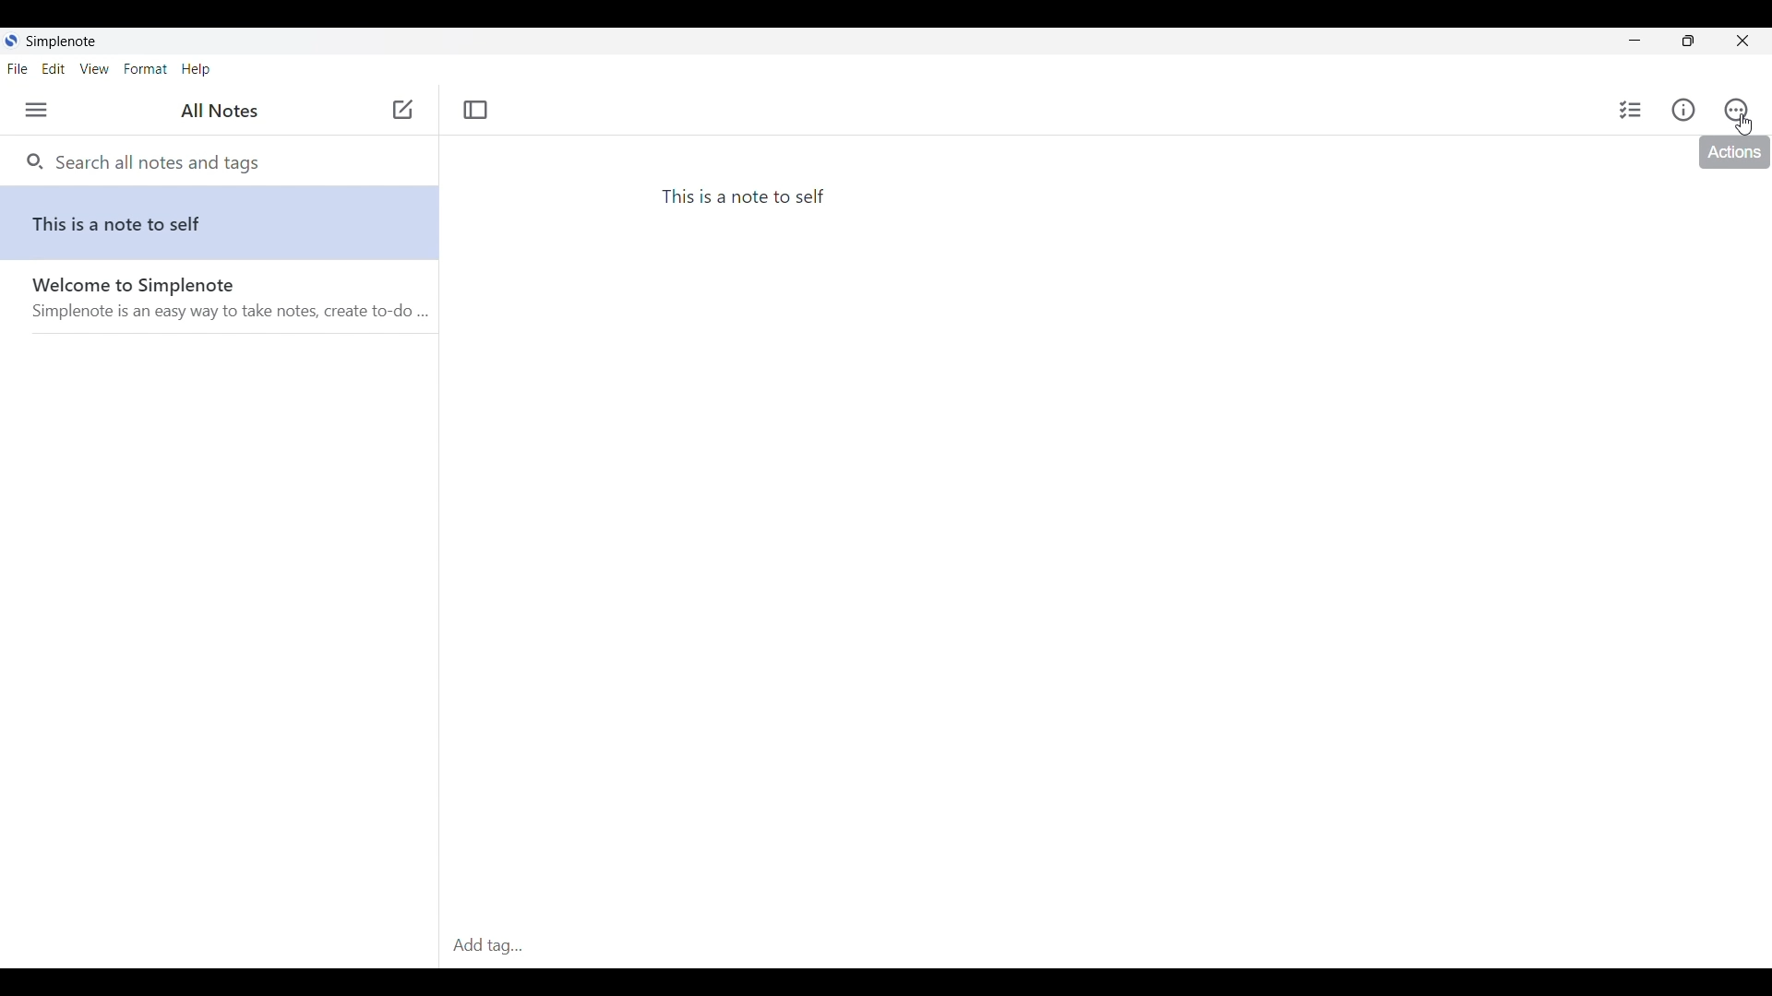 This screenshot has height=996, width=1772. I want to click on Help, so click(196, 70).